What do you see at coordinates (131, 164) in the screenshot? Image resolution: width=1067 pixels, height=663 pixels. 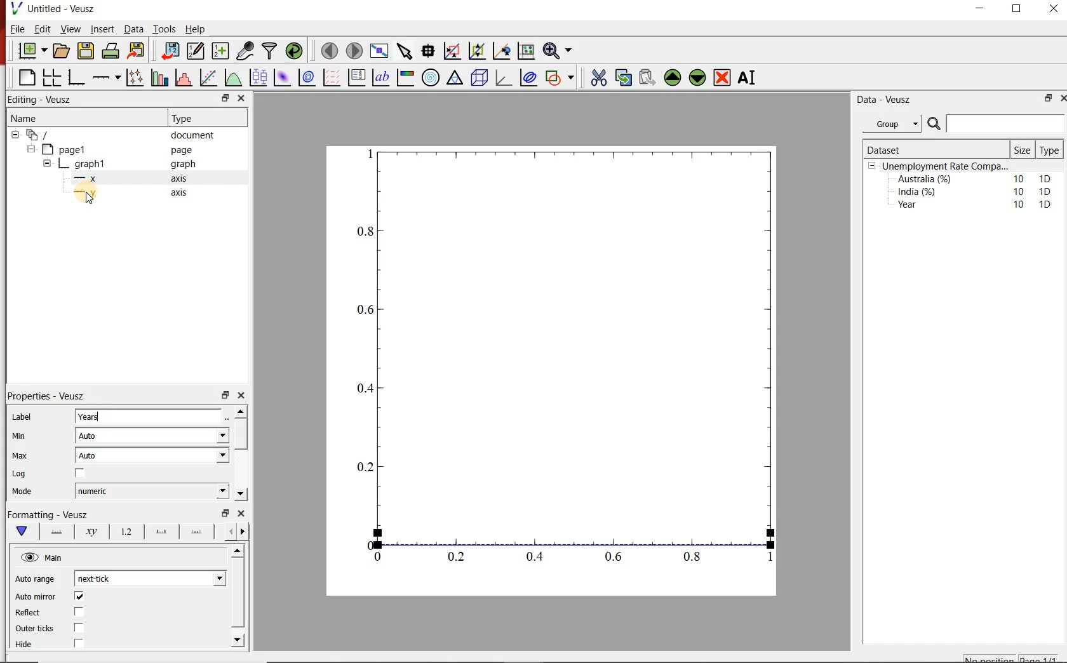 I see `graph1
pl graph` at bounding box center [131, 164].